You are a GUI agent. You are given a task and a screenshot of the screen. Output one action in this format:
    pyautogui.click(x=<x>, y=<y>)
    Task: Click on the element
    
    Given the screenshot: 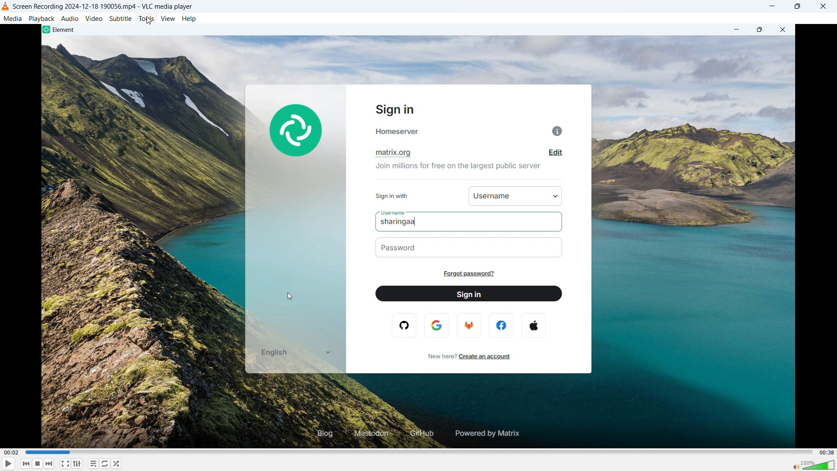 What is the action you would take?
    pyautogui.click(x=68, y=30)
    